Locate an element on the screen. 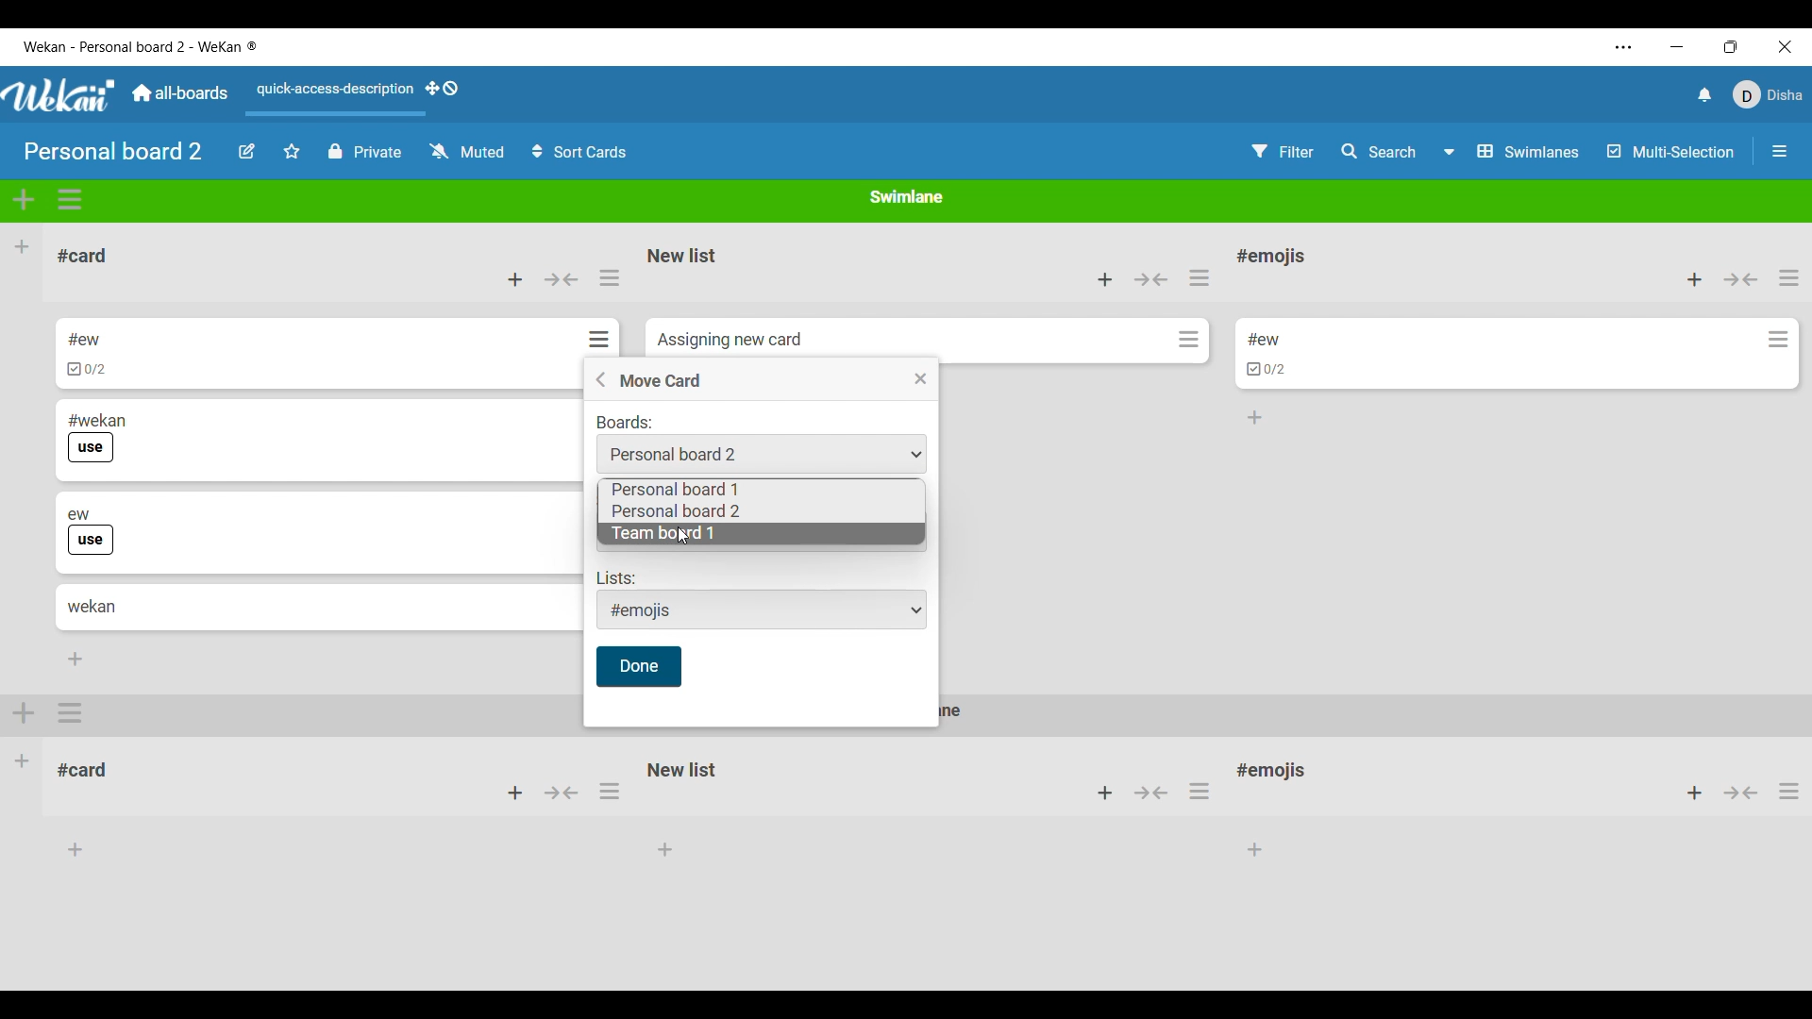 The image size is (1812, 1019).  is located at coordinates (1742, 795).